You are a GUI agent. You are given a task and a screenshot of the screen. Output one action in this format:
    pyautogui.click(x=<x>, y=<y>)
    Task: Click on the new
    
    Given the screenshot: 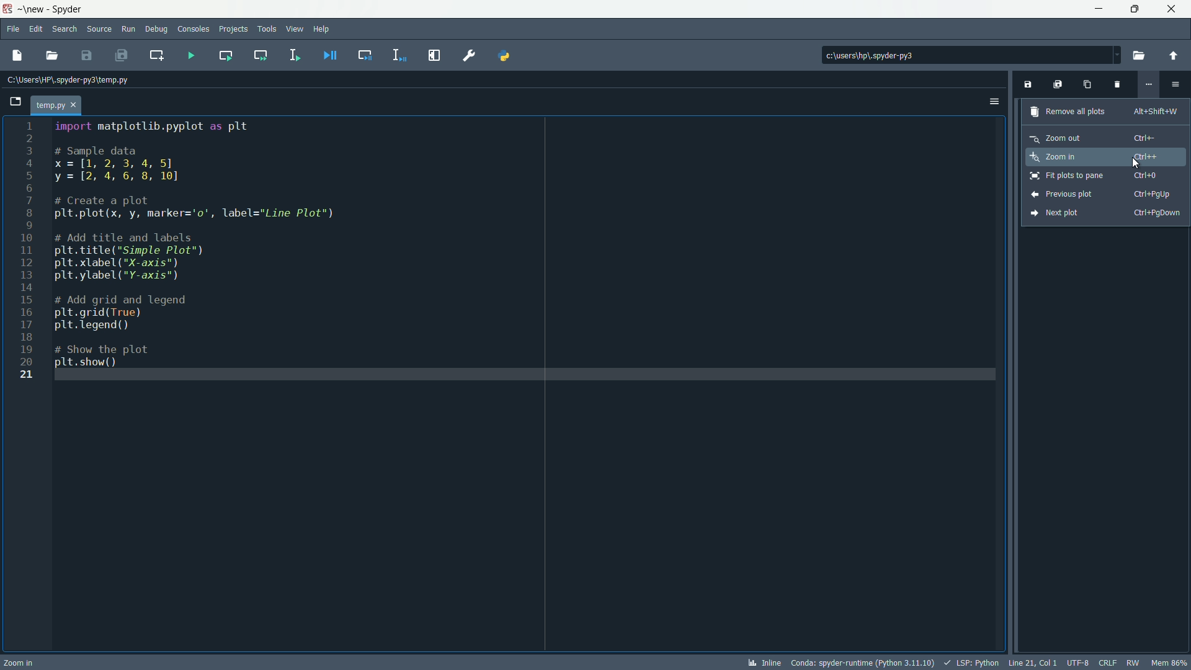 What is the action you would take?
    pyautogui.click(x=33, y=9)
    